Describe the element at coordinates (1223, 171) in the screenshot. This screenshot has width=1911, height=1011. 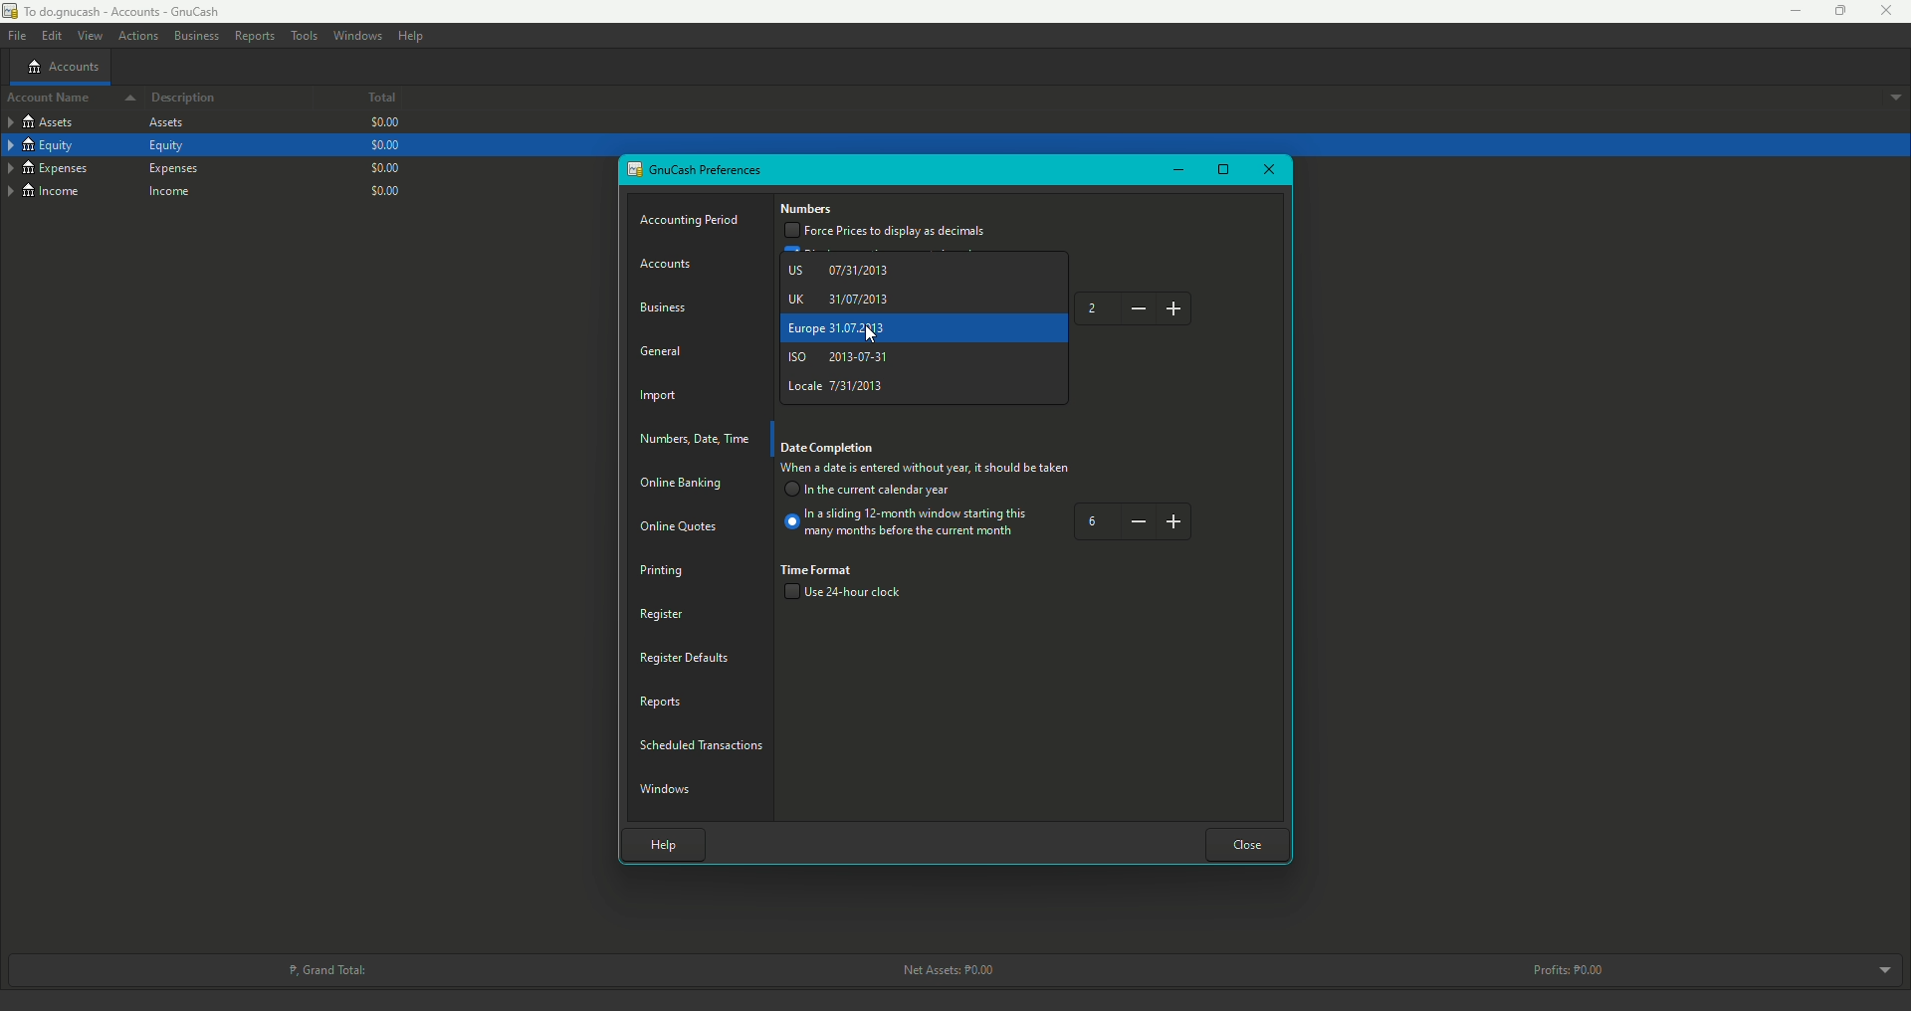
I see `Restore` at that location.